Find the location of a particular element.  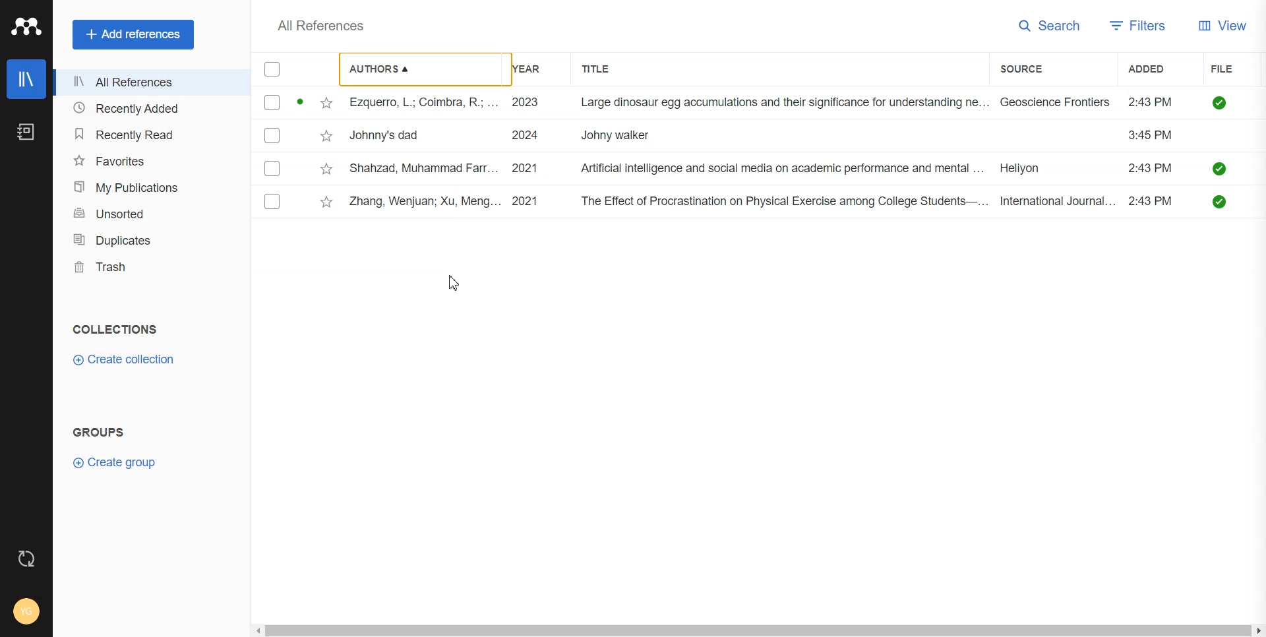

Authors is located at coordinates (417, 69).